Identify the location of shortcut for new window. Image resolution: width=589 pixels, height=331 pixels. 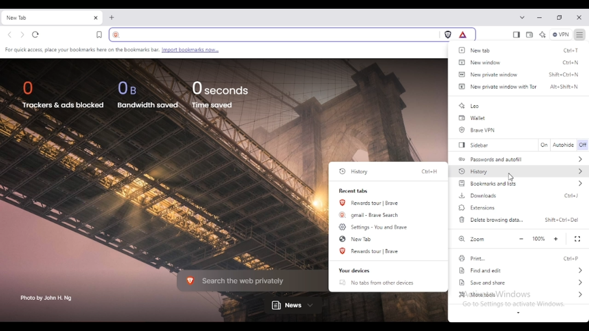
(571, 63).